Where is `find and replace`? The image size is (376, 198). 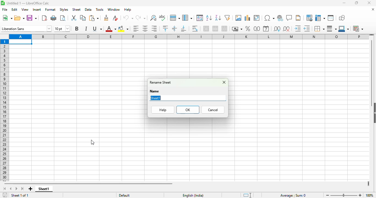 find and replace is located at coordinates (153, 18).